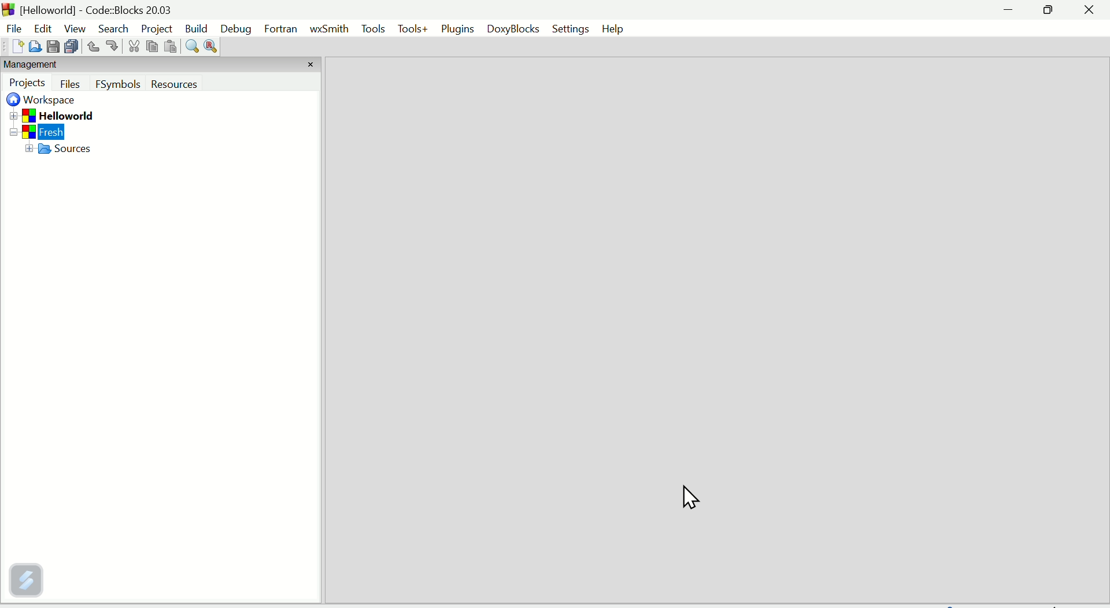 Image resolution: width=1110 pixels, height=608 pixels. I want to click on Project, so click(157, 29).